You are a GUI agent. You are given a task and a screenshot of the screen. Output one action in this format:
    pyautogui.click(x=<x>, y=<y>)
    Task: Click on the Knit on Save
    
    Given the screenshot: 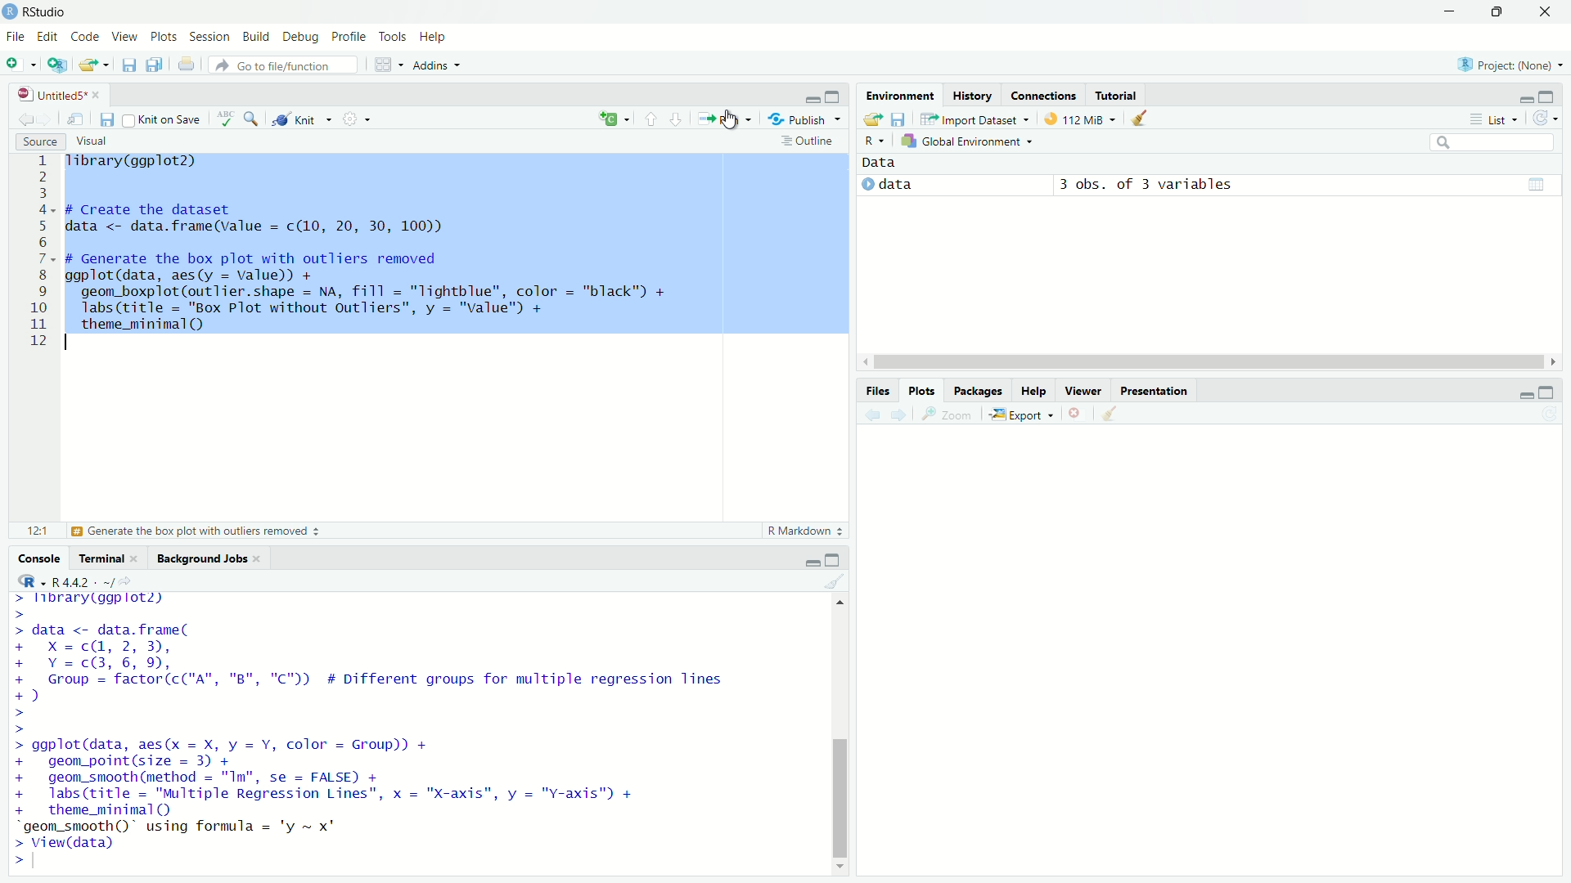 What is the action you would take?
    pyautogui.click(x=161, y=121)
    